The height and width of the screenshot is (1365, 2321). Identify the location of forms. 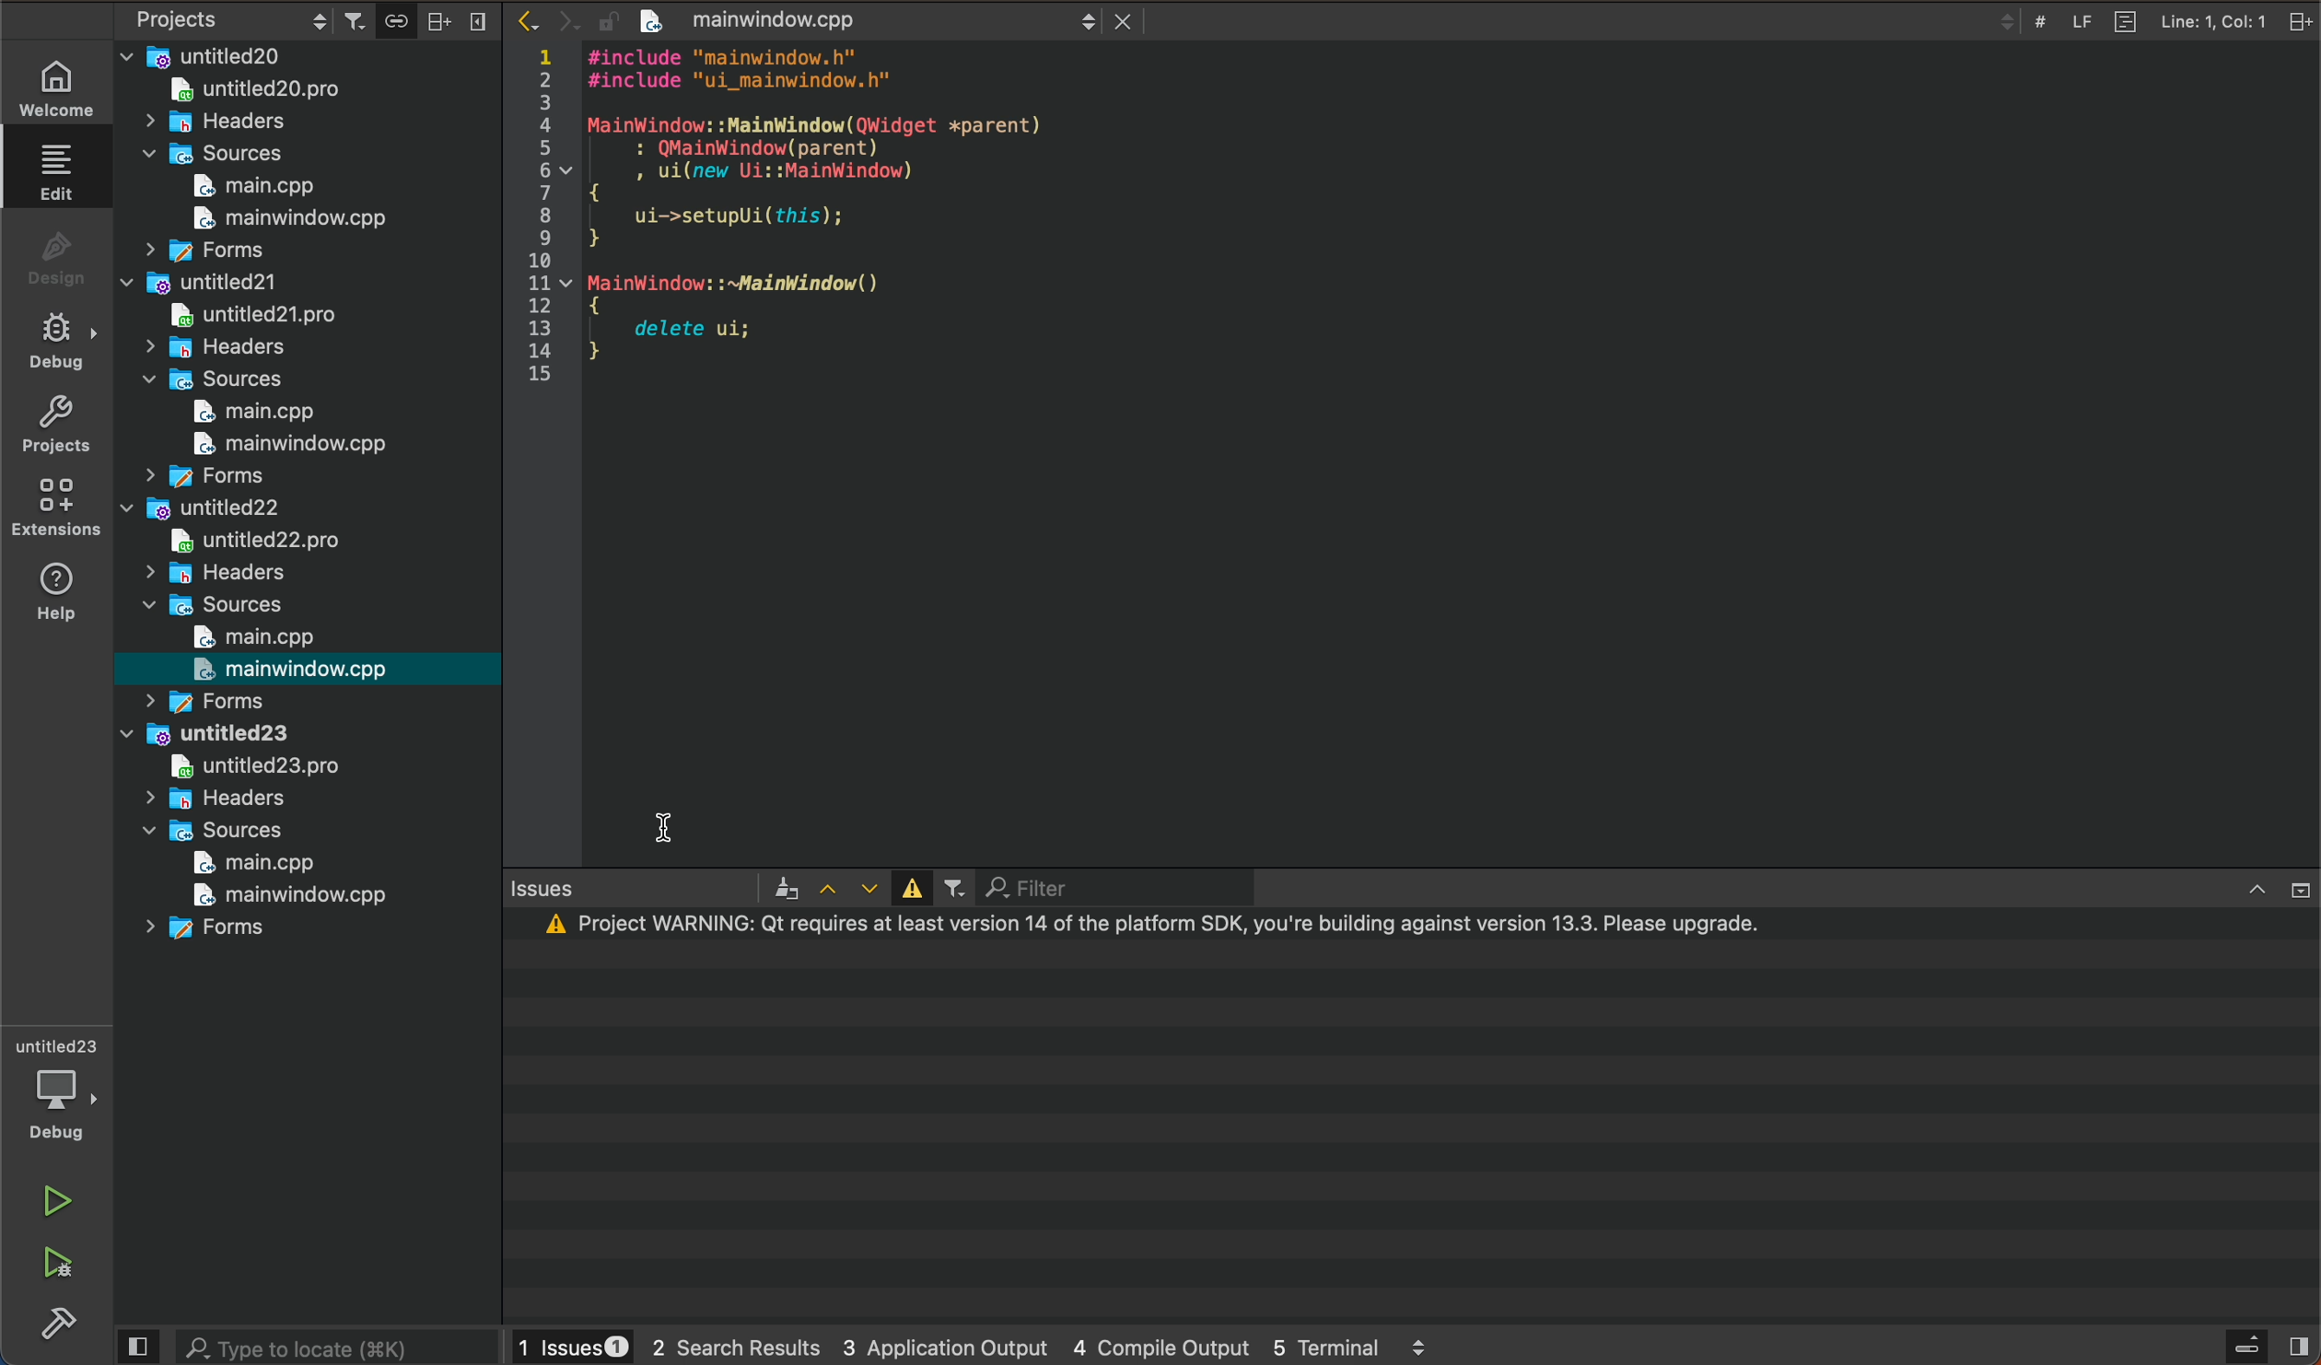
(209, 701).